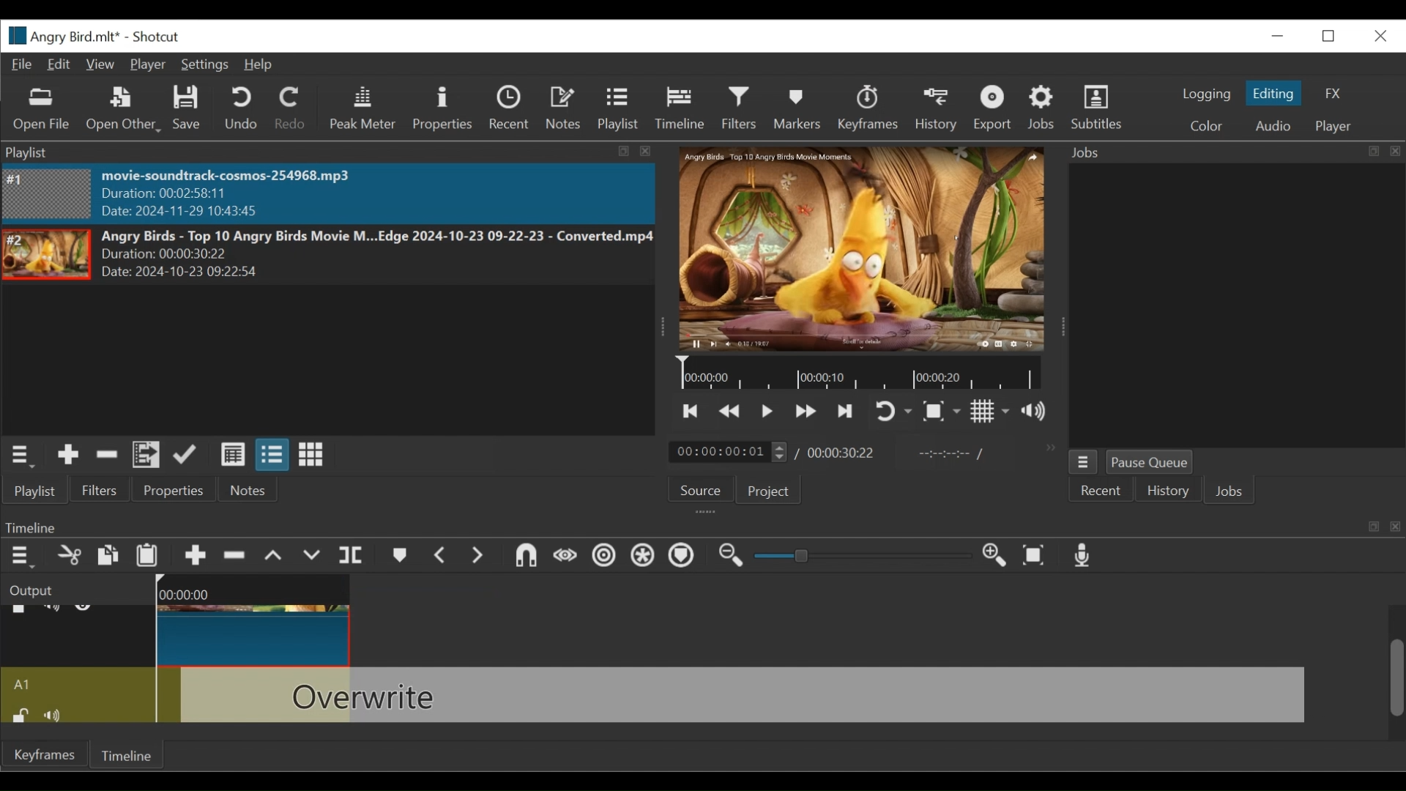  What do you see at coordinates (767, 491) in the screenshot?
I see `Project` at bounding box center [767, 491].